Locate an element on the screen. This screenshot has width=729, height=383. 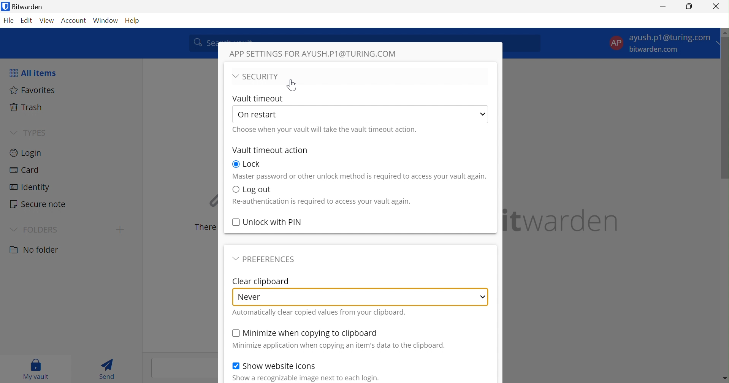
Help is located at coordinates (133, 22).